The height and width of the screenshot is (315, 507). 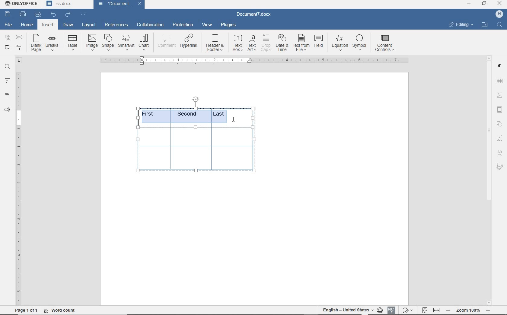 What do you see at coordinates (126, 43) in the screenshot?
I see `smart art` at bounding box center [126, 43].